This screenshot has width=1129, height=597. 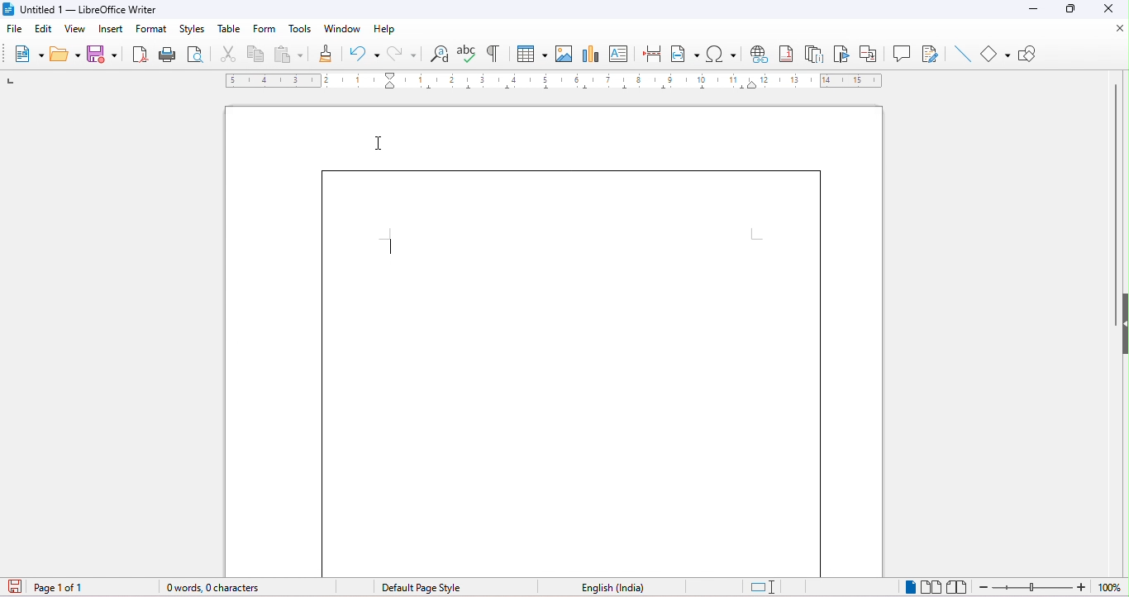 What do you see at coordinates (787, 57) in the screenshot?
I see `footnote` at bounding box center [787, 57].